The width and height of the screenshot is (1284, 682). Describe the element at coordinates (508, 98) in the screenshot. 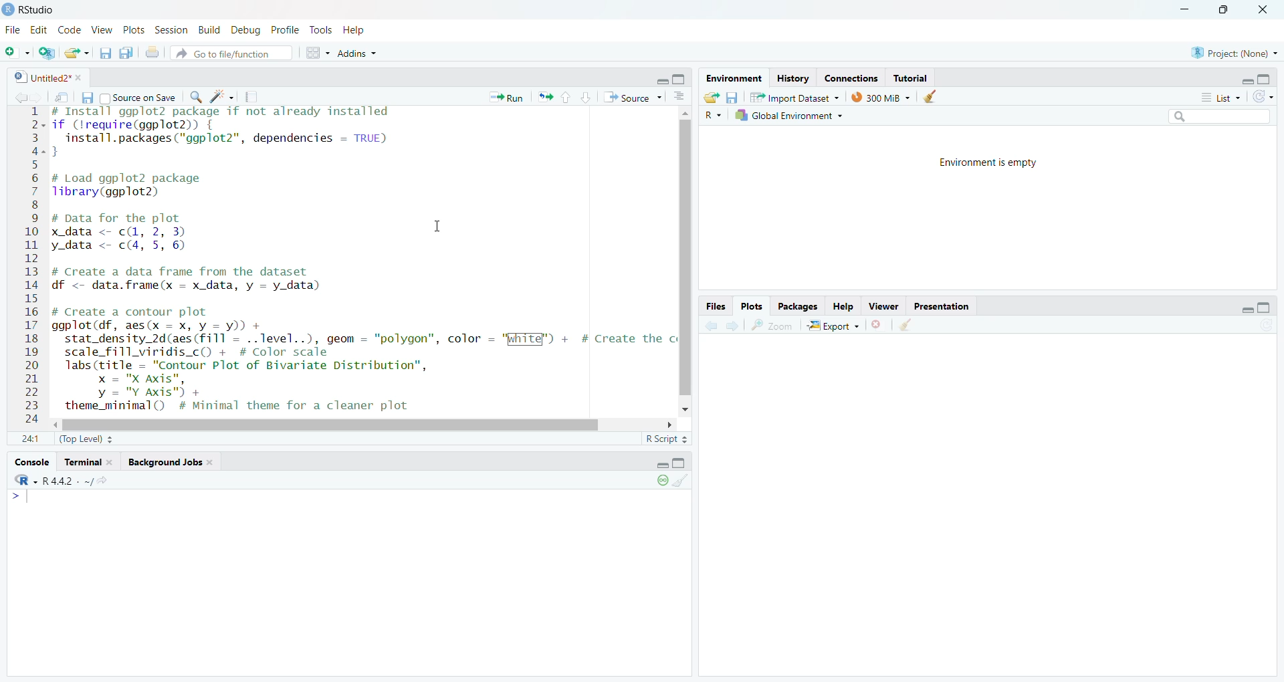

I see ` Run` at that location.